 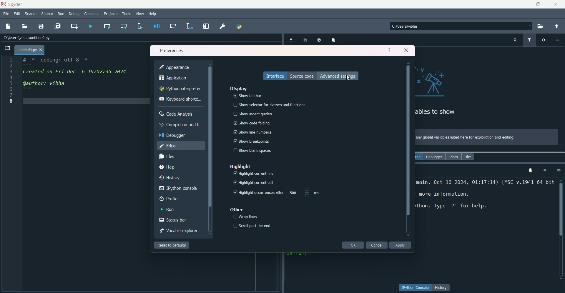 I want to click on highlight timer, so click(x=257, y=192).